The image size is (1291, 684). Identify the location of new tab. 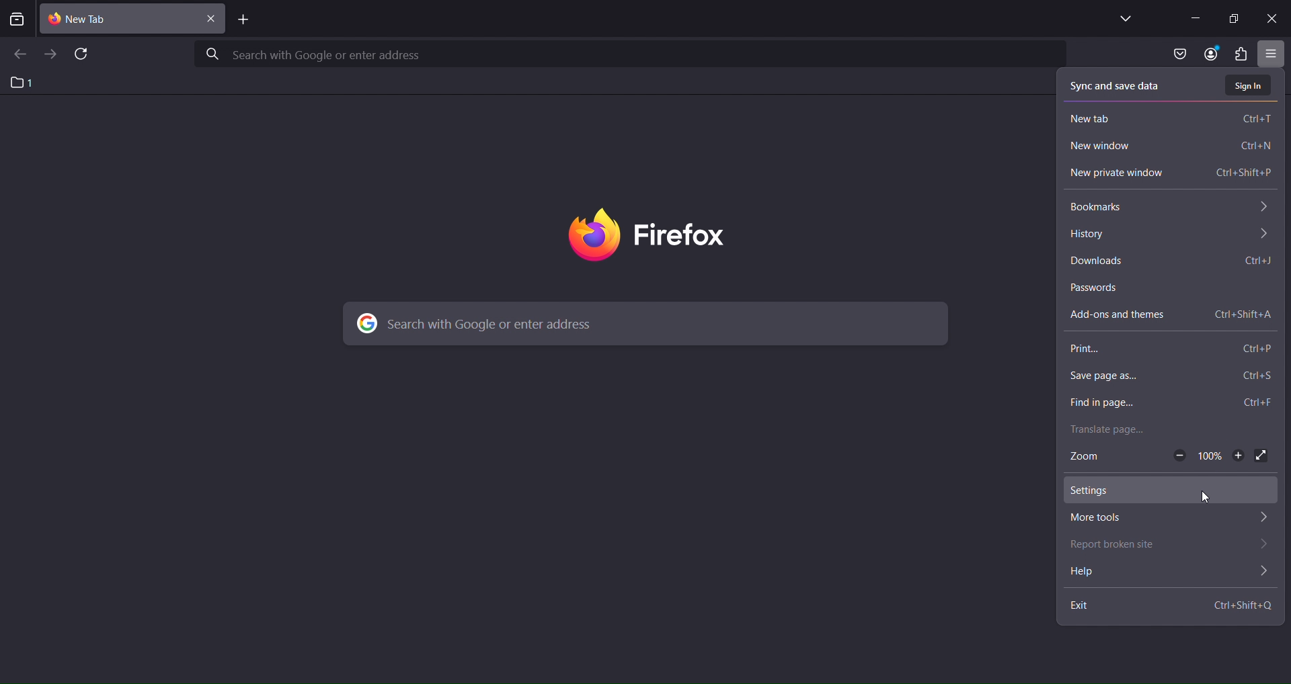
(243, 20).